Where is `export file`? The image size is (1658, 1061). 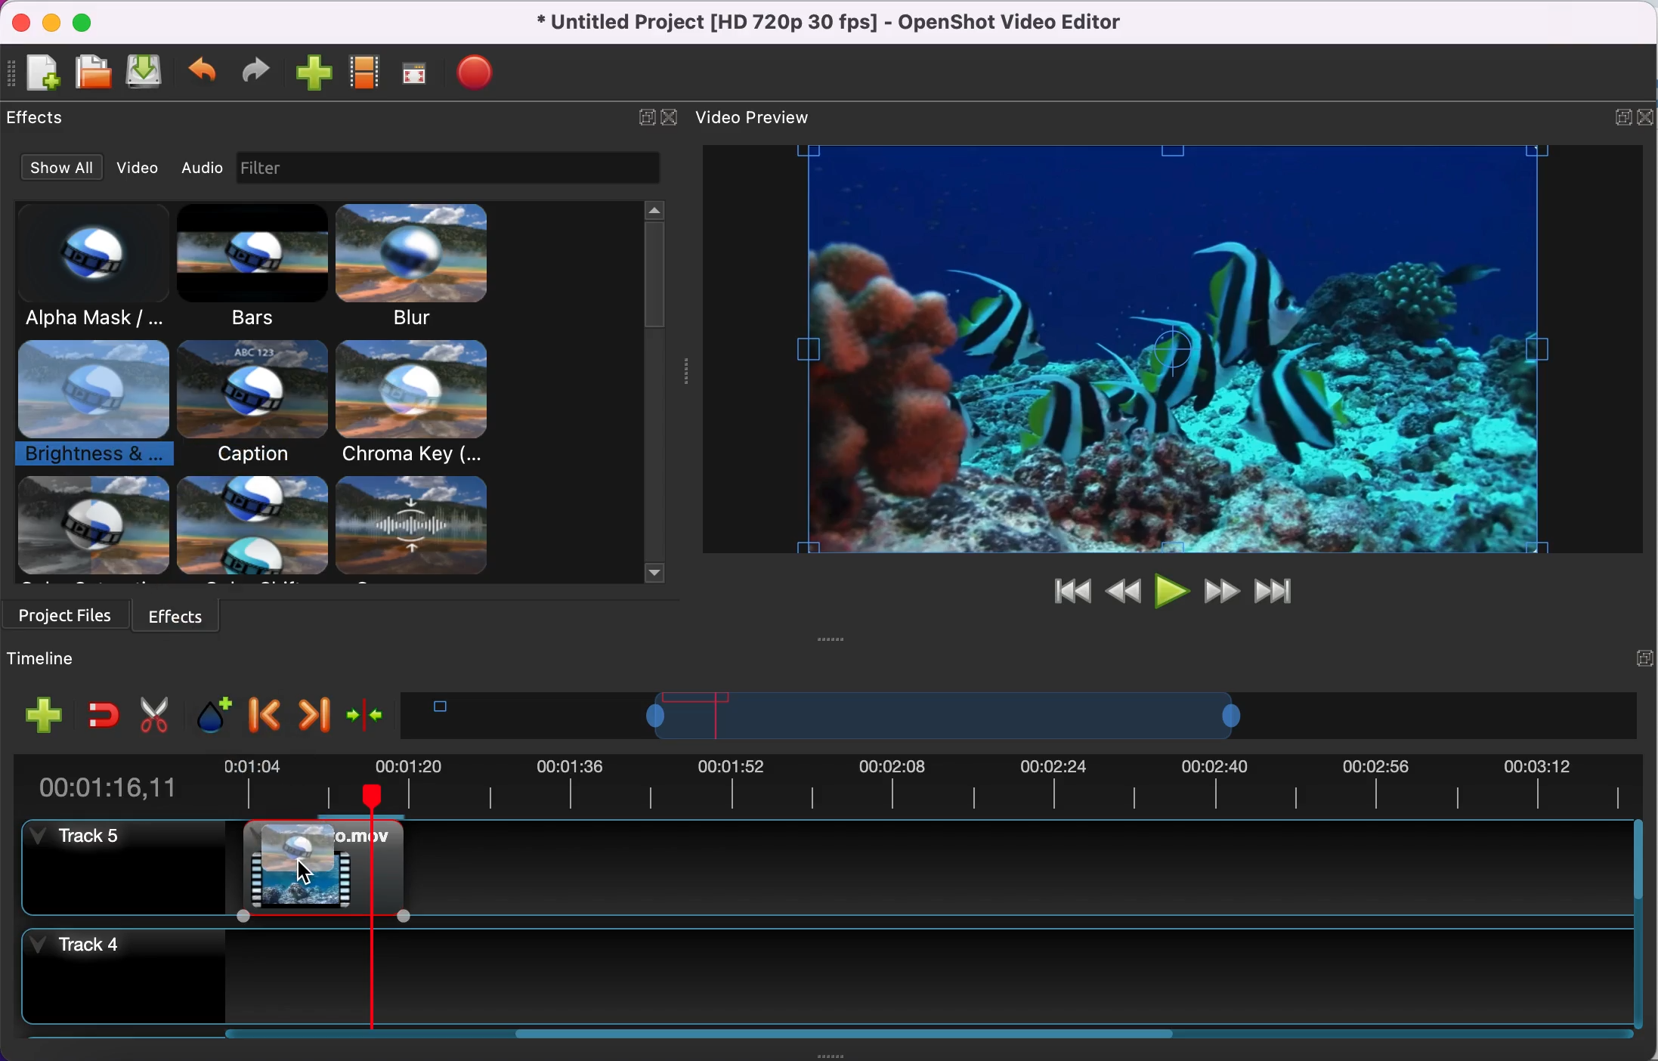
export file is located at coordinates (475, 75).